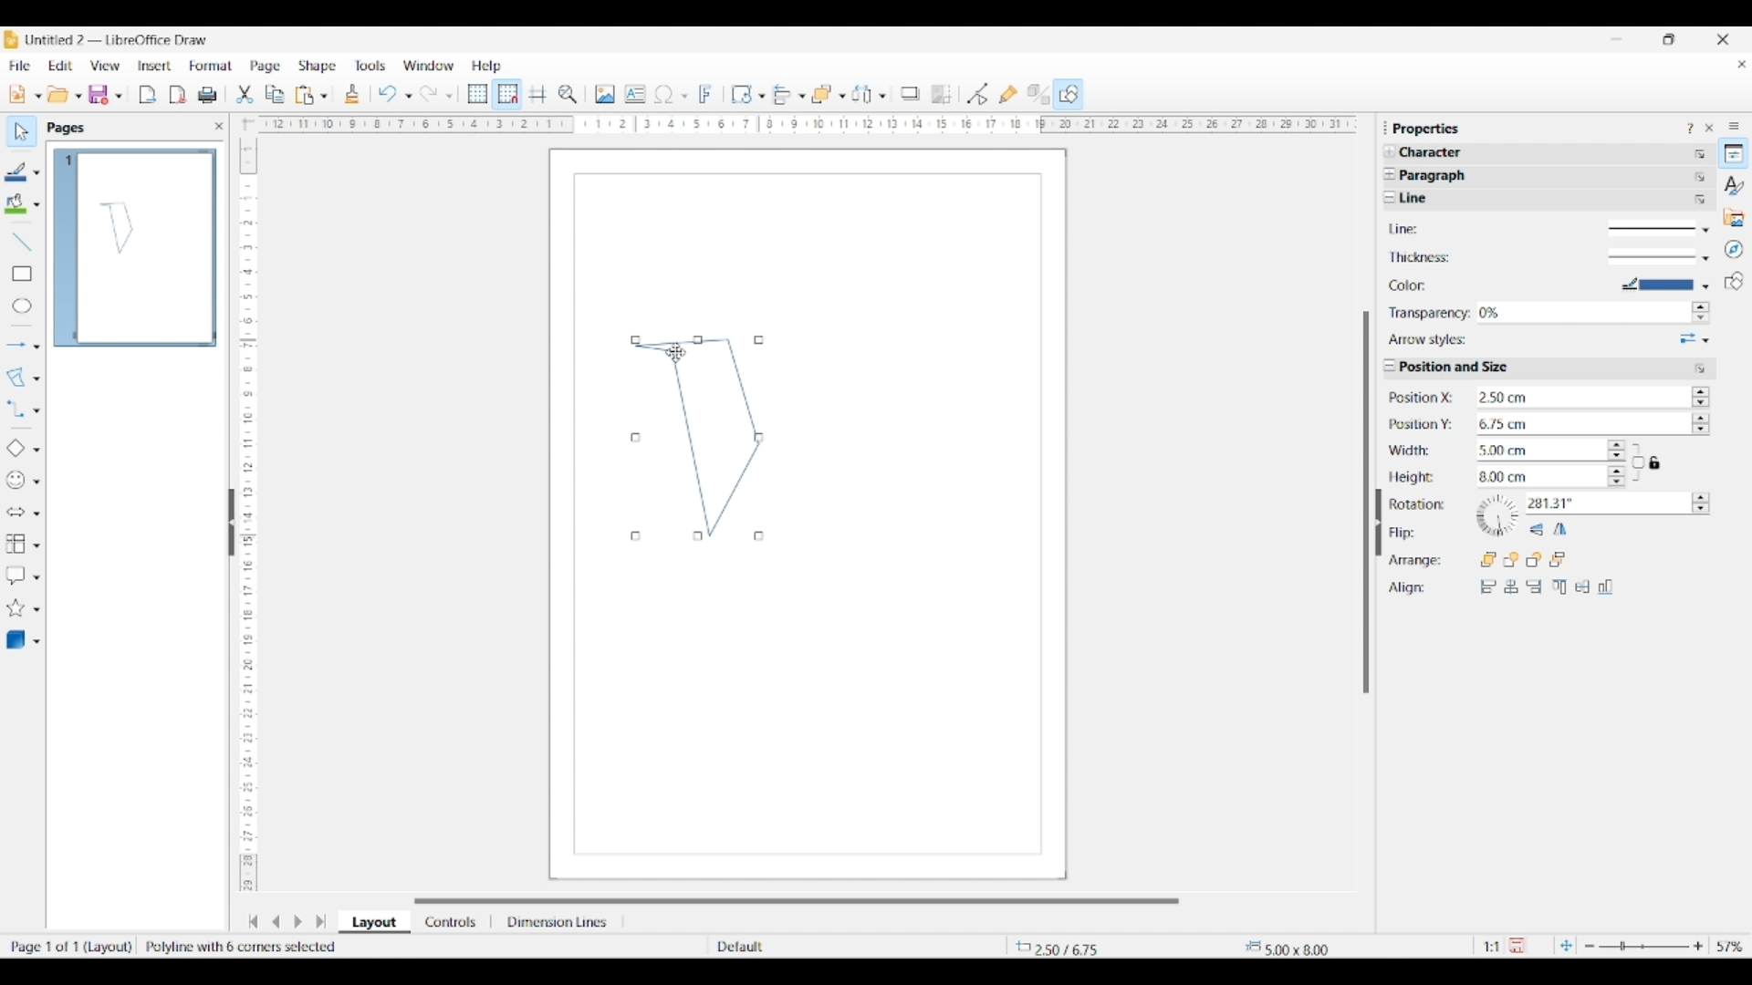  I want to click on Collapse line, so click(1390, 197).